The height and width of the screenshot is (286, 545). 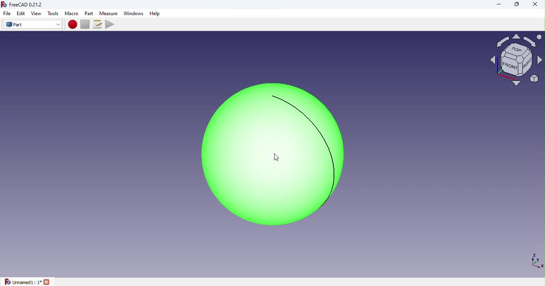 What do you see at coordinates (111, 24) in the screenshot?
I see `Execute Macros` at bounding box center [111, 24].